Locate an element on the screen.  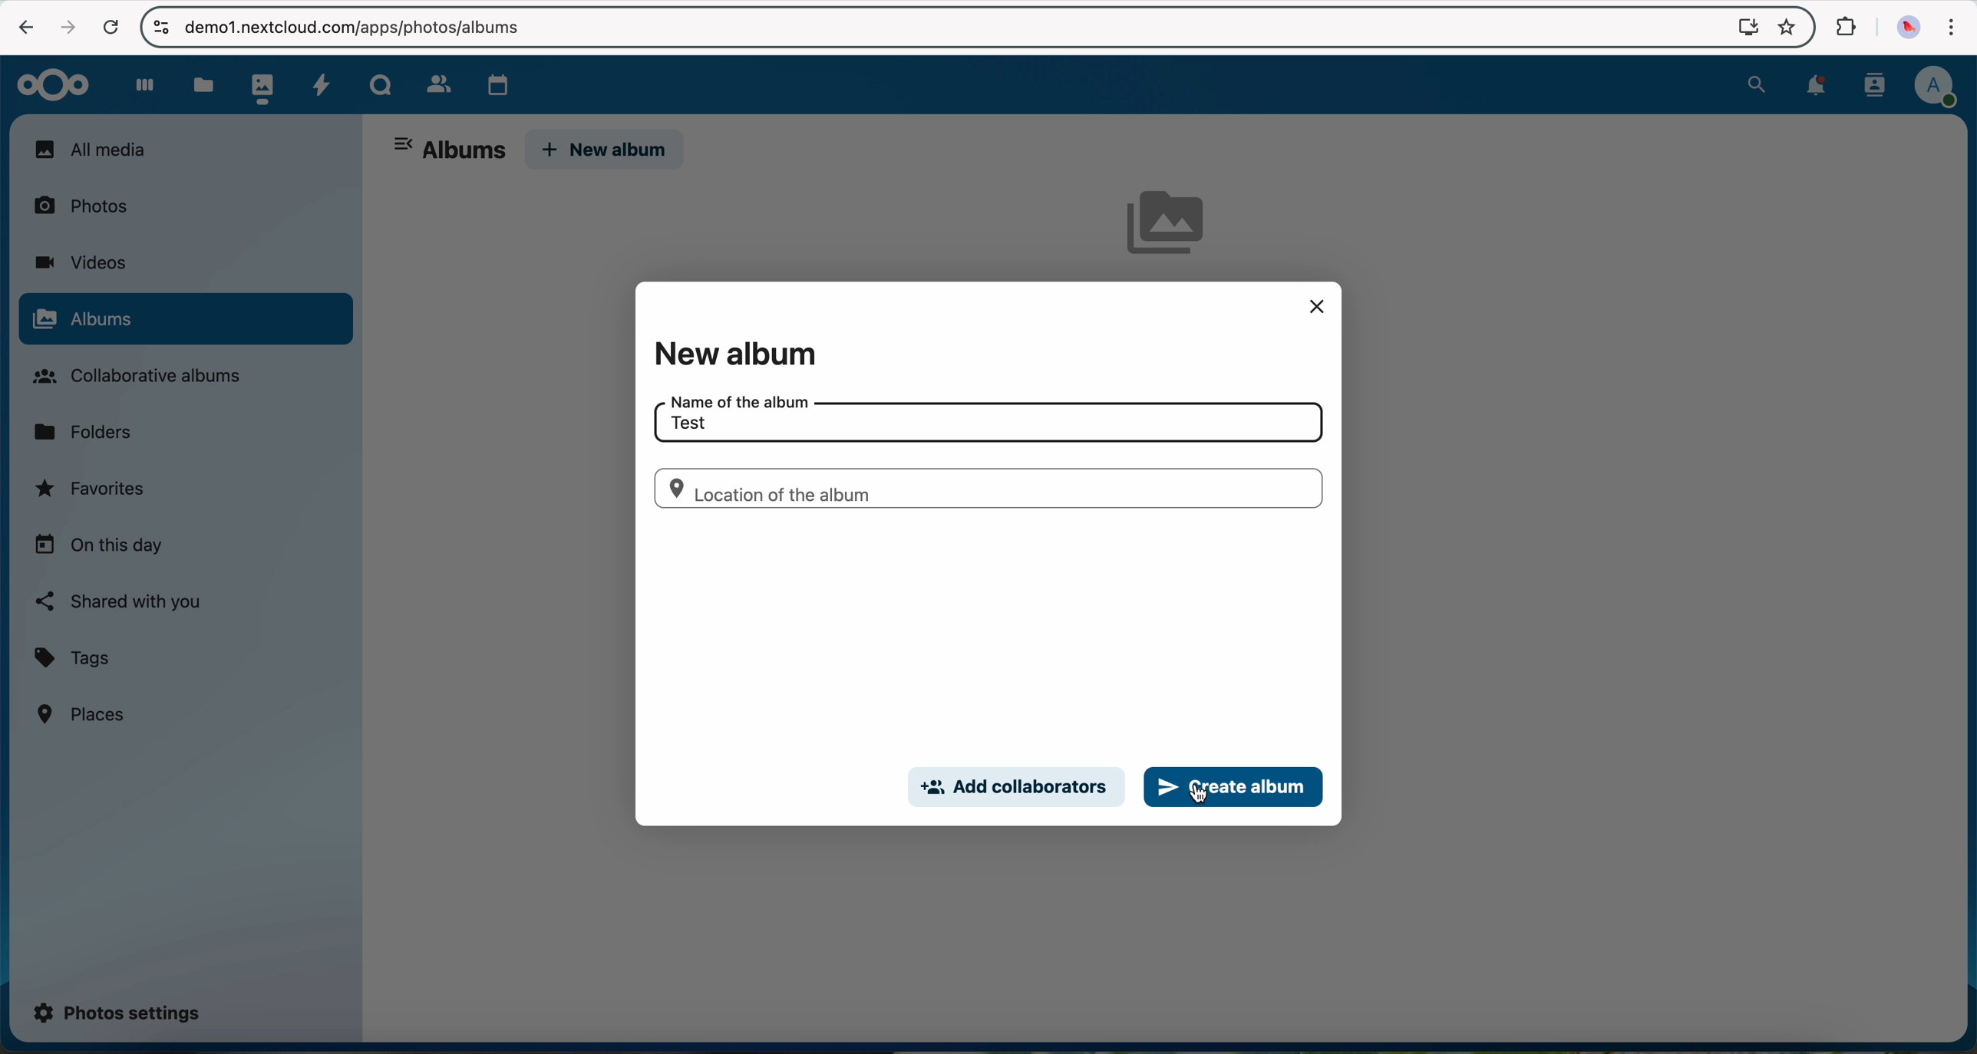
name of the album is located at coordinates (733, 400).